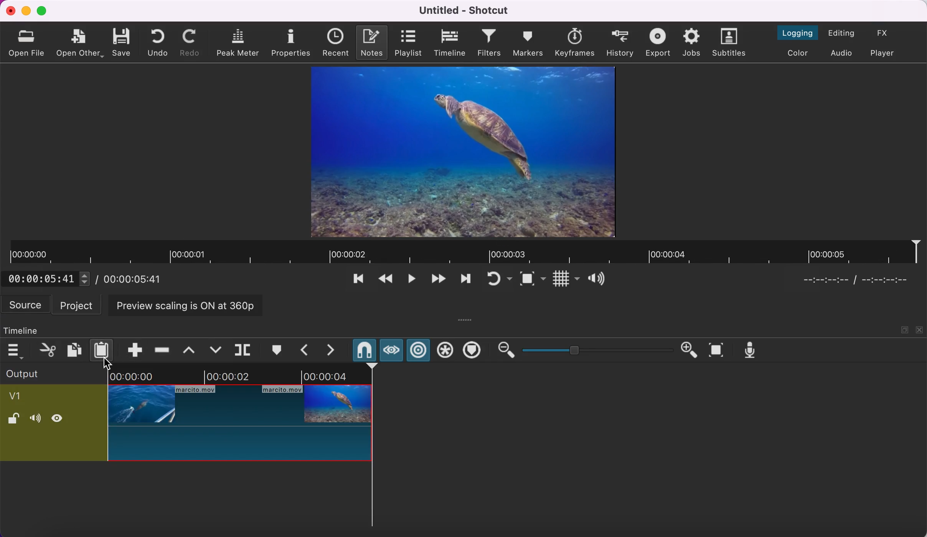 This screenshot has height=537, width=927. What do you see at coordinates (37, 421) in the screenshot?
I see `volume` at bounding box center [37, 421].